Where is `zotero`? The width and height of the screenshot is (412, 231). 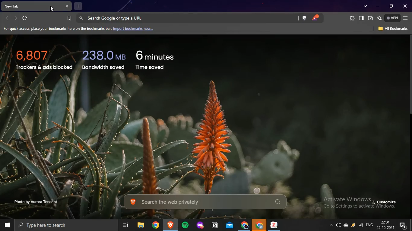 zotero is located at coordinates (274, 225).